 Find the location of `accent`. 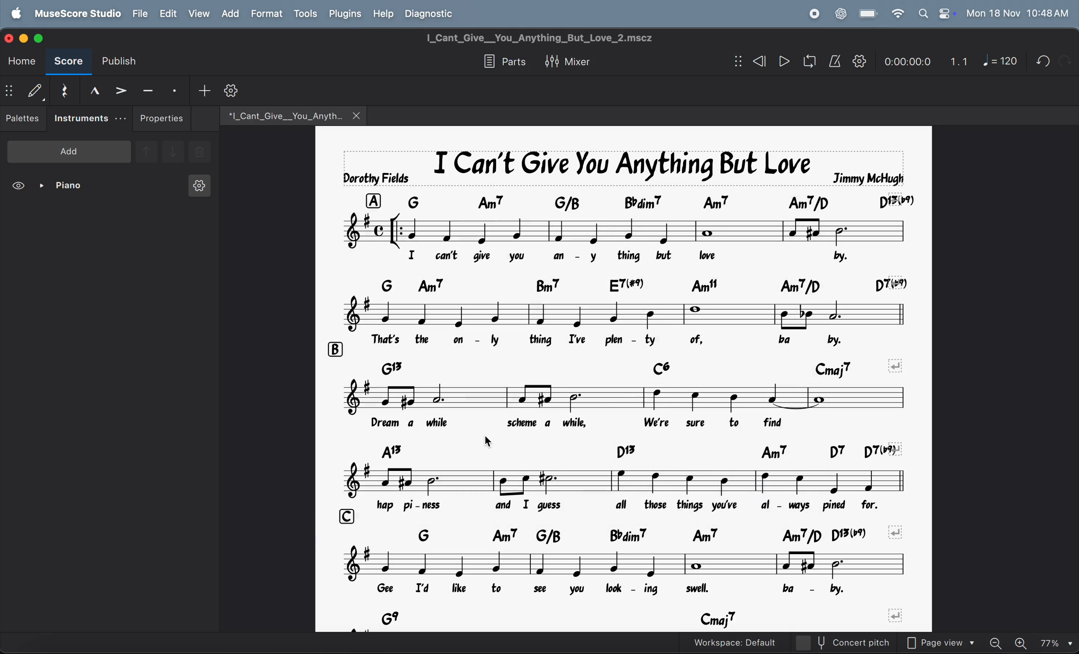

accent is located at coordinates (120, 90).